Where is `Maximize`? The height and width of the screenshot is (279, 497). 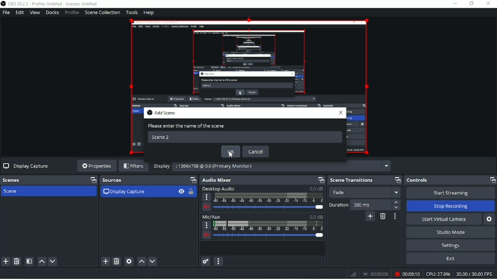 Maximize is located at coordinates (492, 179).